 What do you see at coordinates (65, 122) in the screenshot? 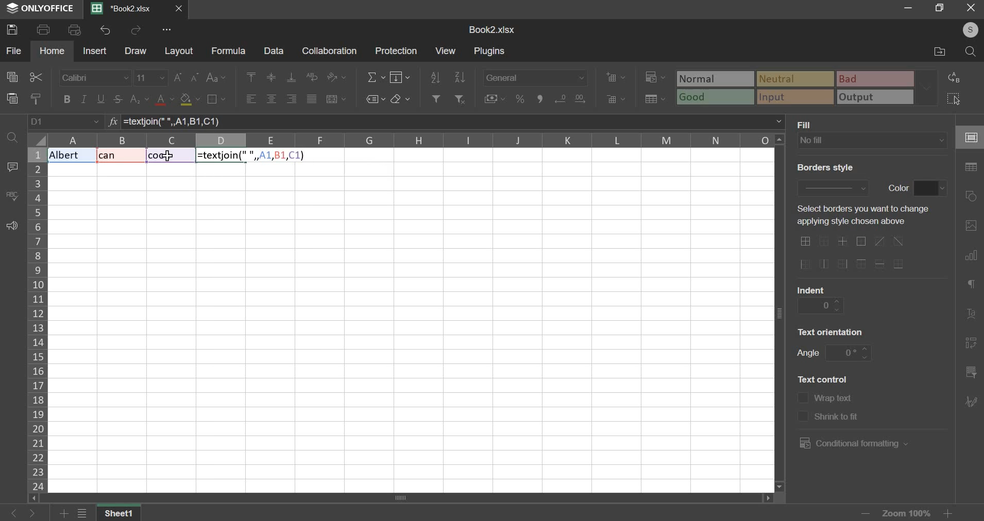
I see `cell name` at bounding box center [65, 122].